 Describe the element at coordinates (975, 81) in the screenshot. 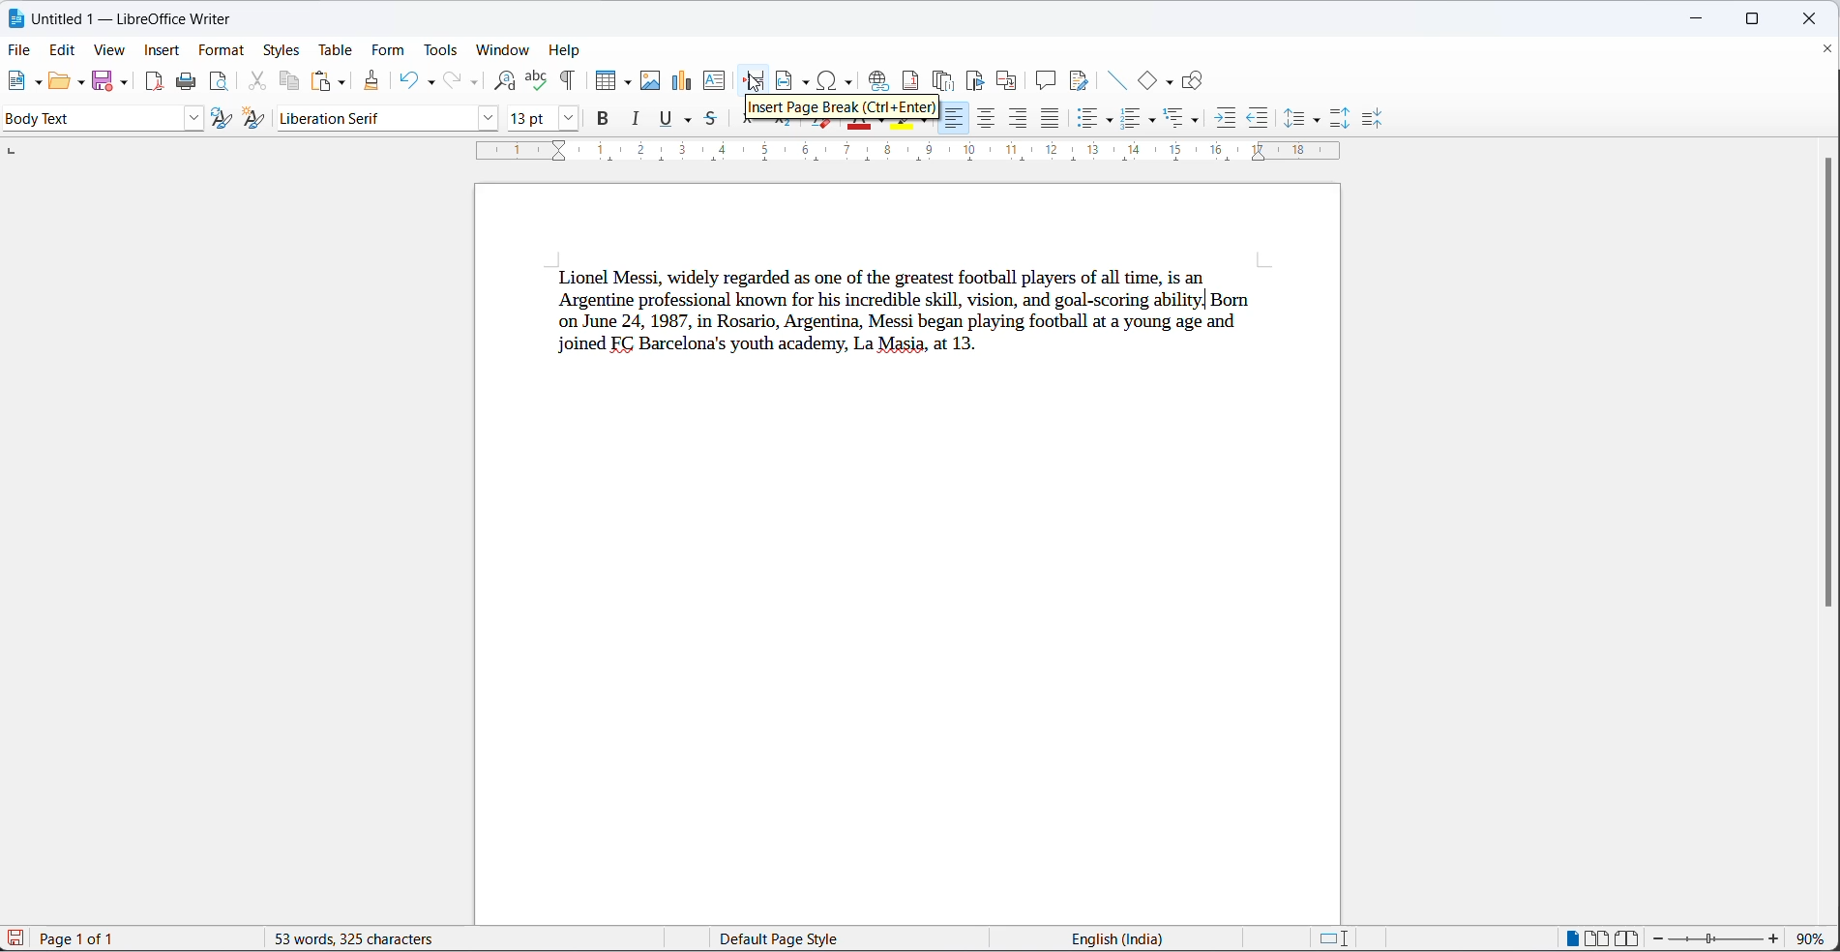

I see `insert bookmark` at that location.